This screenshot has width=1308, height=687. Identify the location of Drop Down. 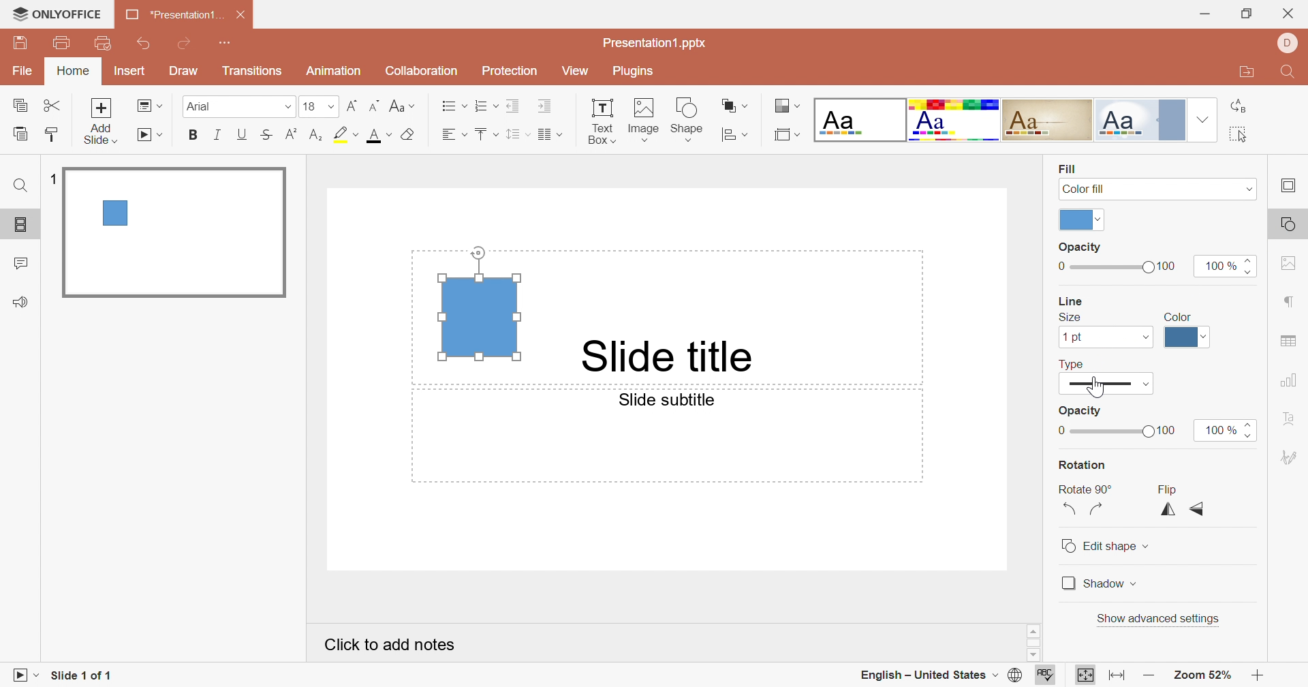
(1136, 584).